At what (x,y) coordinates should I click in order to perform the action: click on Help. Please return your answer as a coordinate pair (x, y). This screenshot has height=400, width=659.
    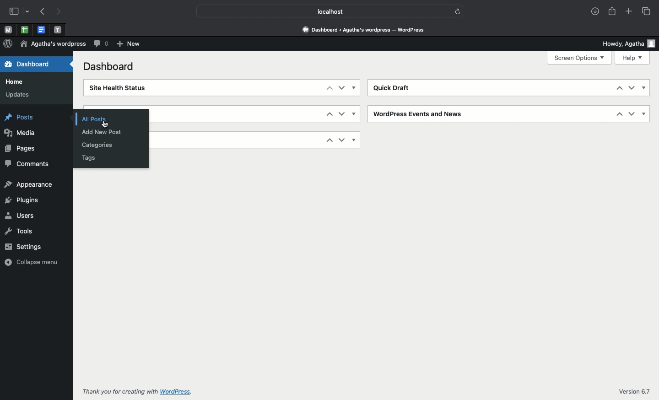
    Looking at the image, I should click on (632, 58).